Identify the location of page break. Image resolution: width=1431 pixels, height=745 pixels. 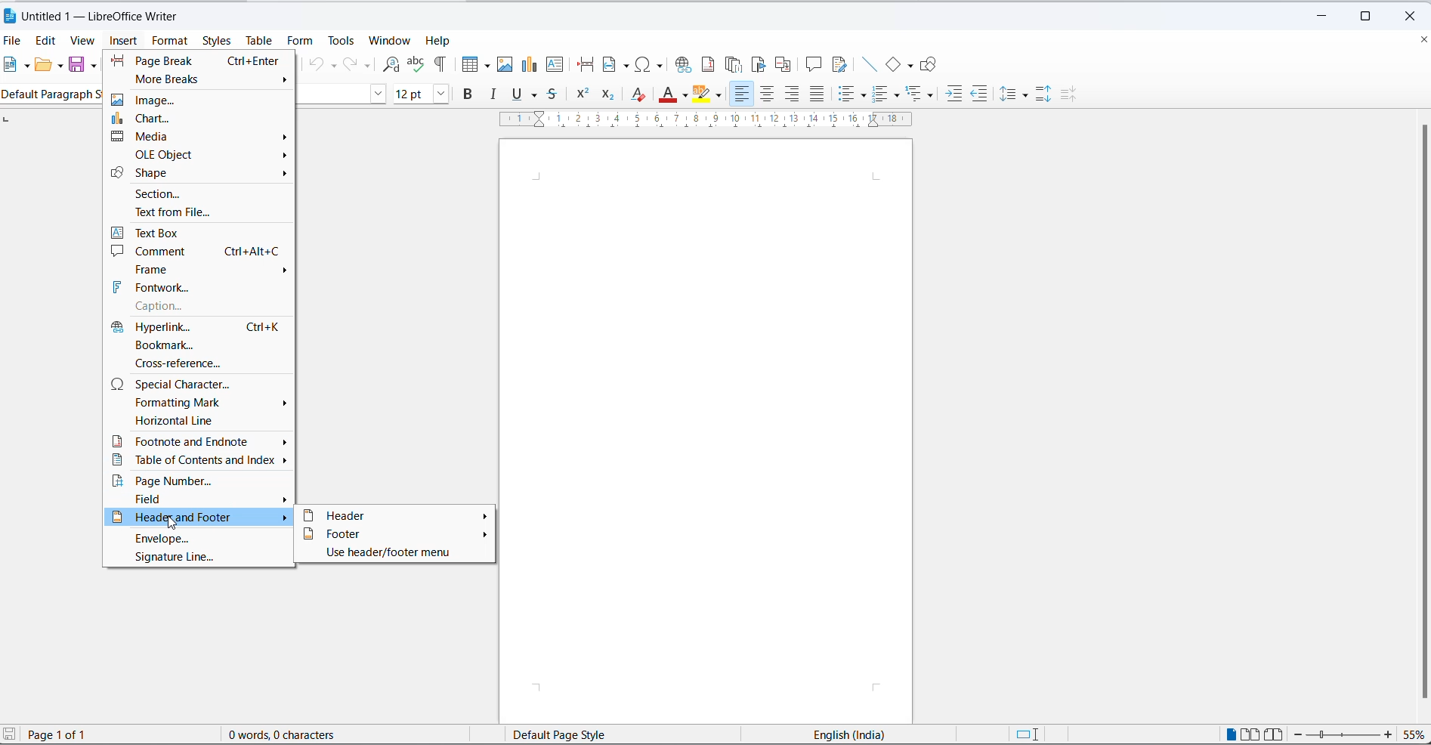
(200, 60).